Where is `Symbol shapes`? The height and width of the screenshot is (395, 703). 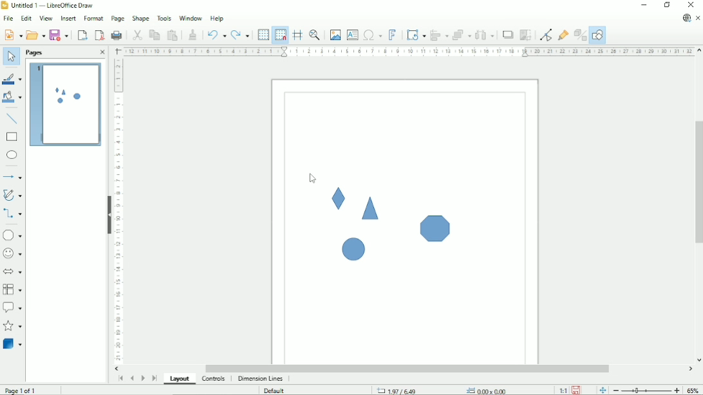
Symbol shapes is located at coordinates (12, 253).